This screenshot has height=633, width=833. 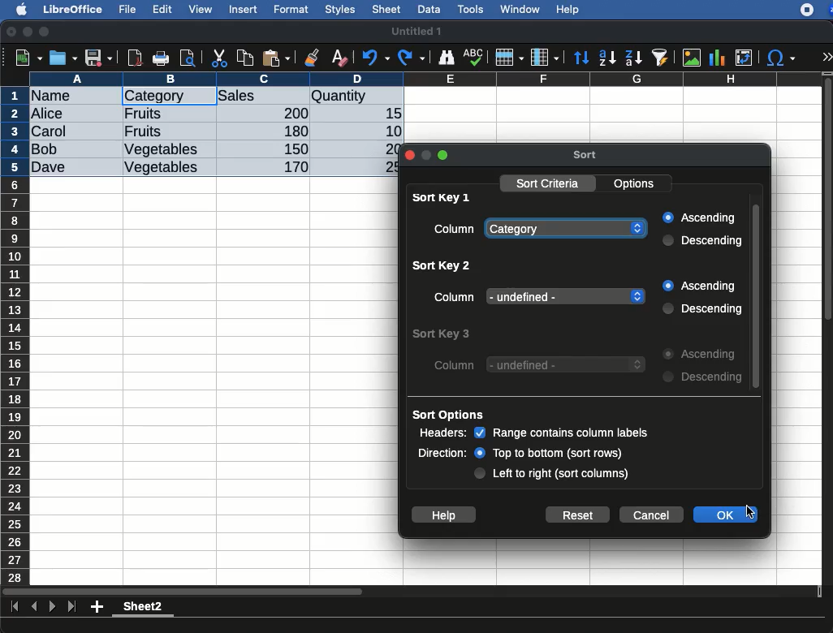 I want to click on quantity, so click(x=356, y=97).